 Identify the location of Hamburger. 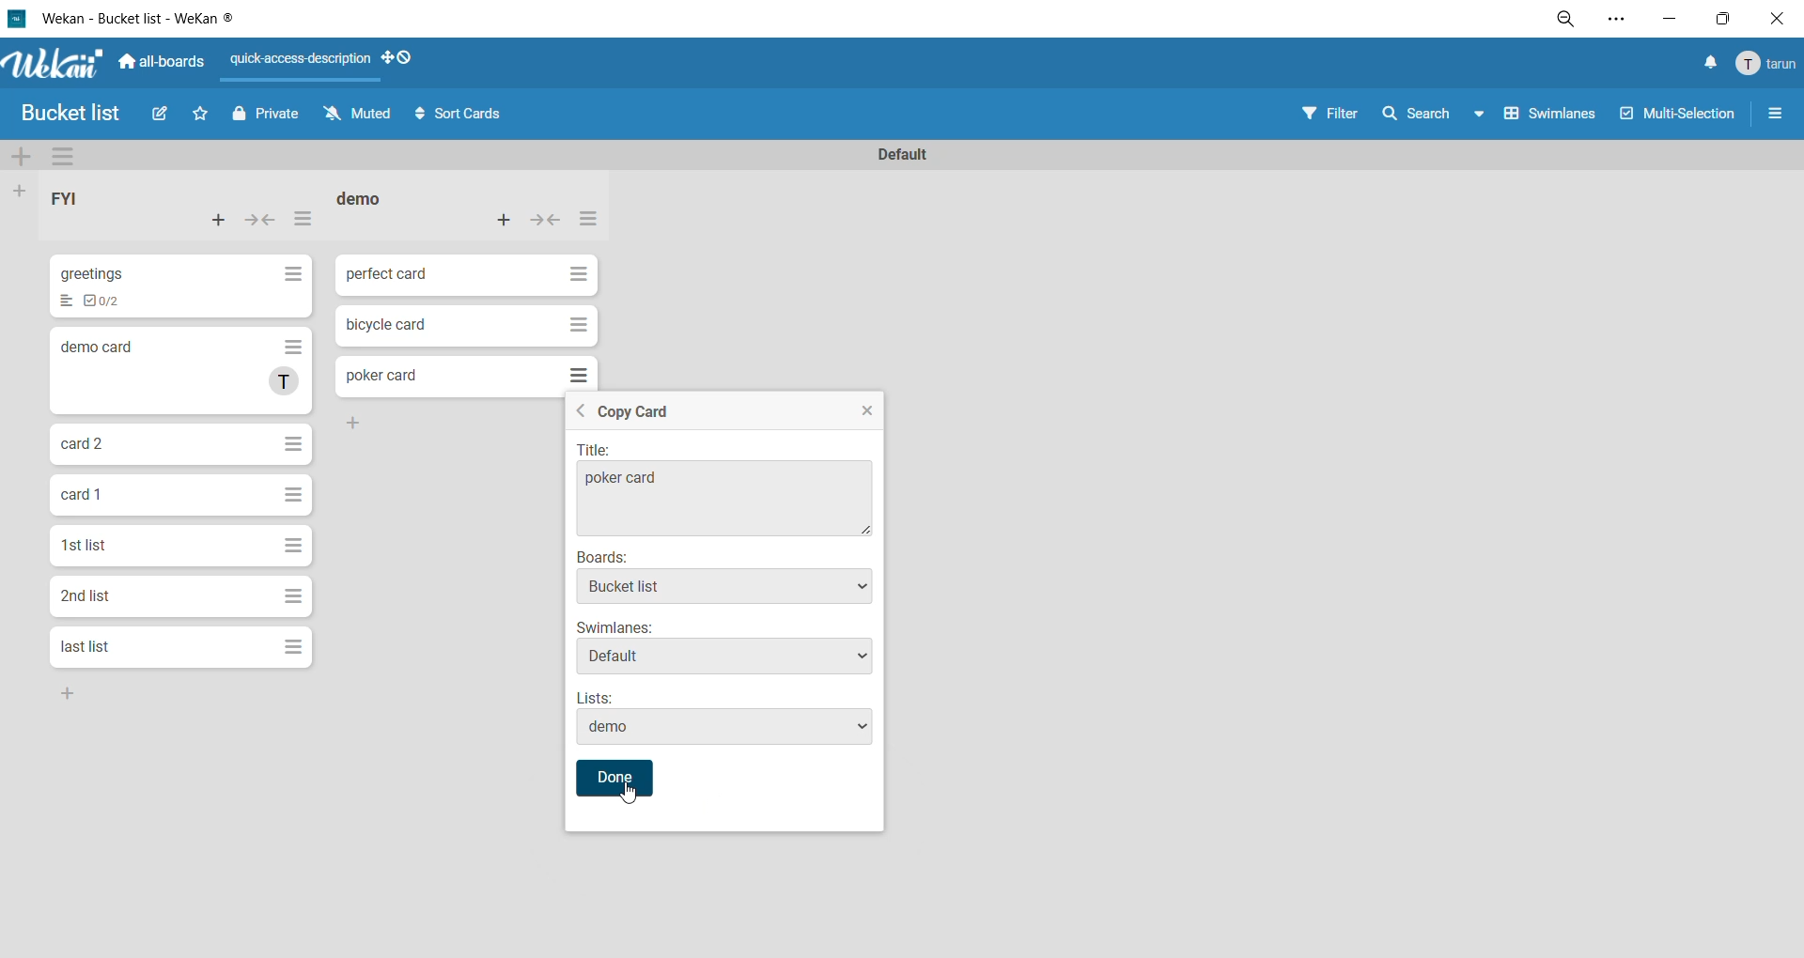
(289, 594).